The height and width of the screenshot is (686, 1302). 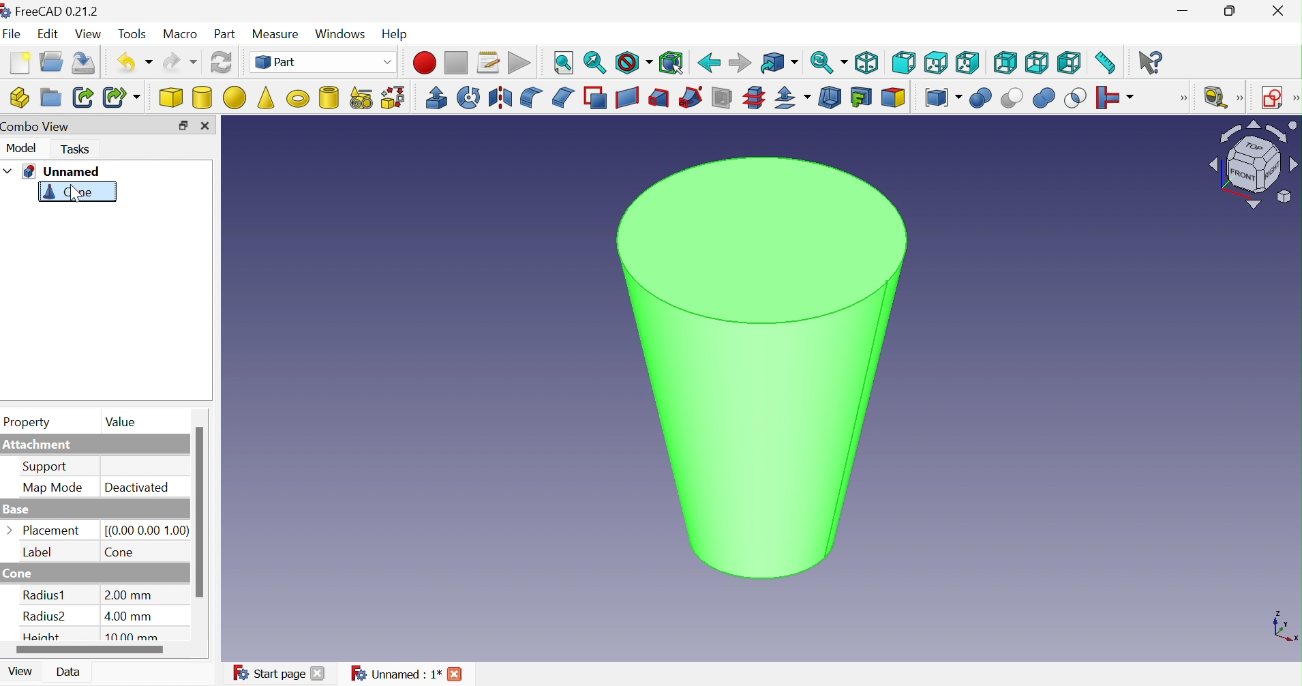 I want to click on Cylinder, so click(x=202, y=99).